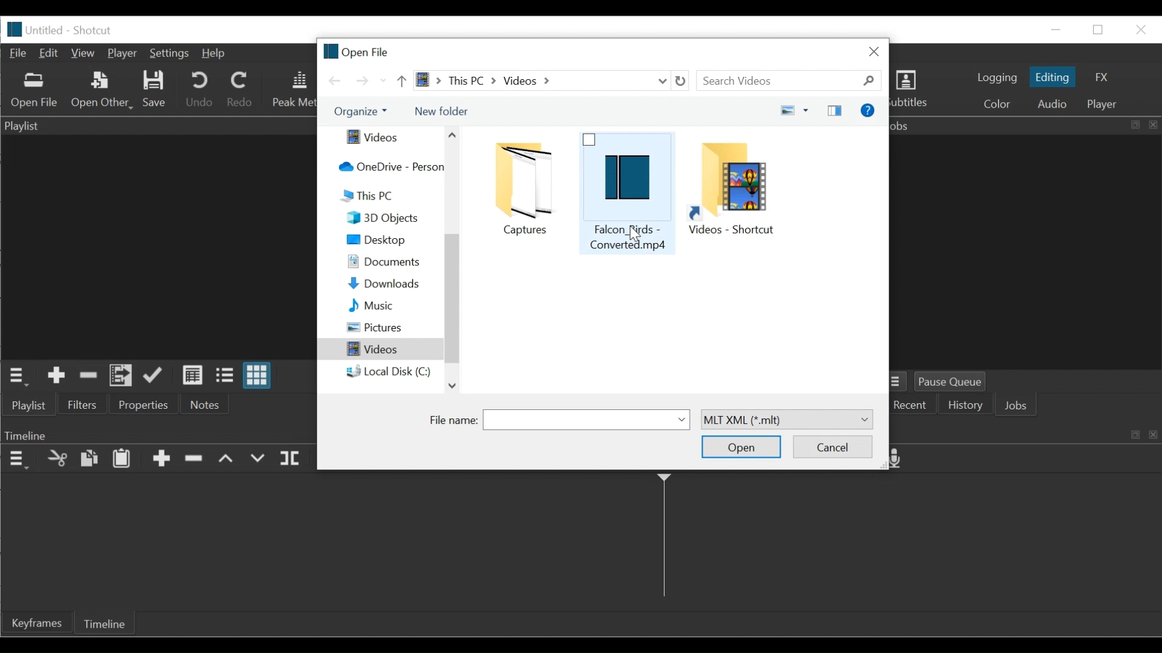 The width and height of the screenshot is (1162, 653). What do you see at coordinates (392, 263) in the screenshot?
I see `Documents` at bounding box center [392, 263].